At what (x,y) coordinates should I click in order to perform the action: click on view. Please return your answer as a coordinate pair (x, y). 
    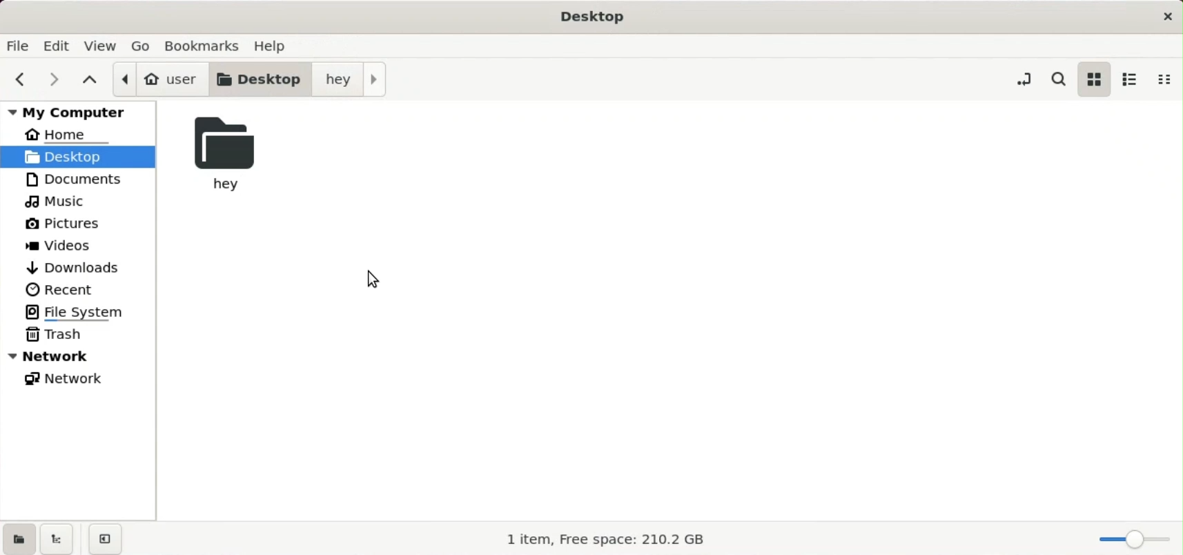
    Looking at the image, I should click on (103, 46).